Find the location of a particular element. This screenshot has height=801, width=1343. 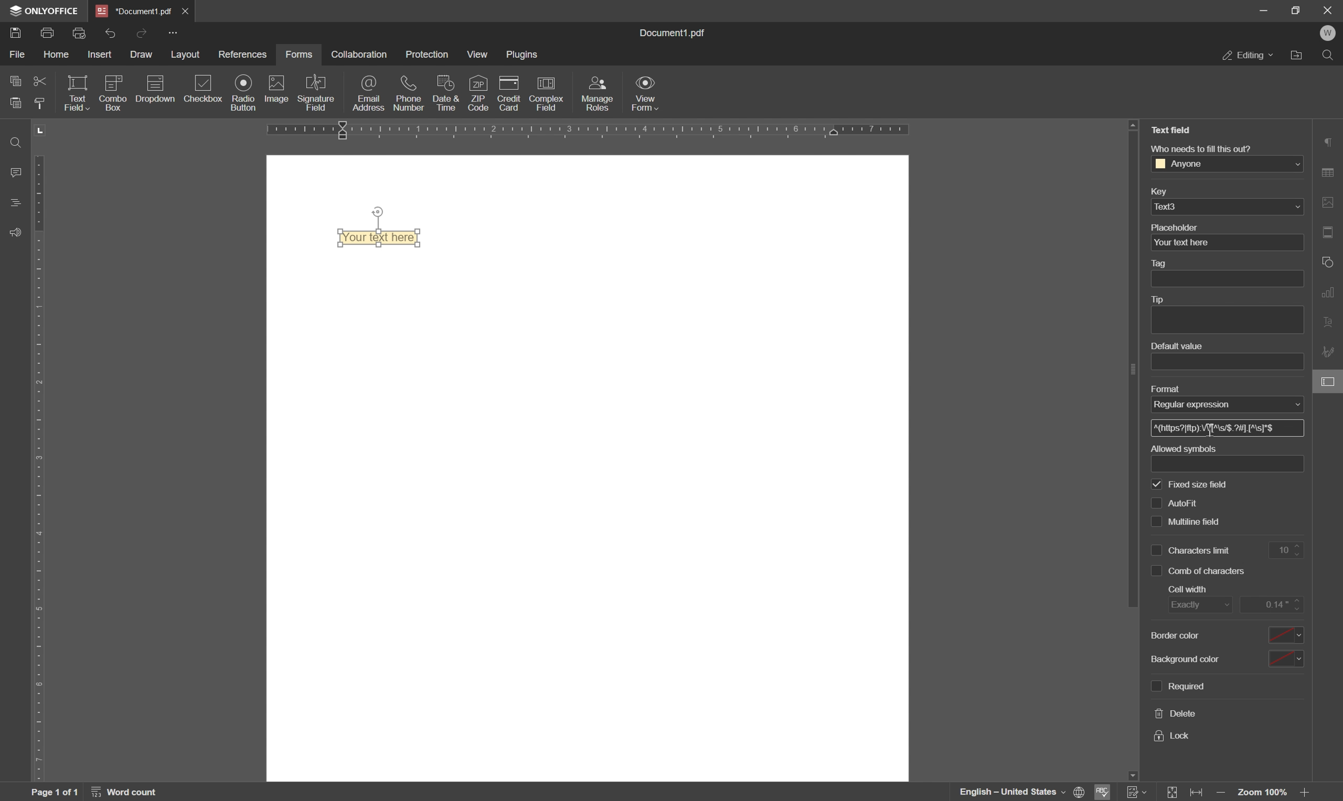

zoom 100% is located at coordinates (1264, 793).